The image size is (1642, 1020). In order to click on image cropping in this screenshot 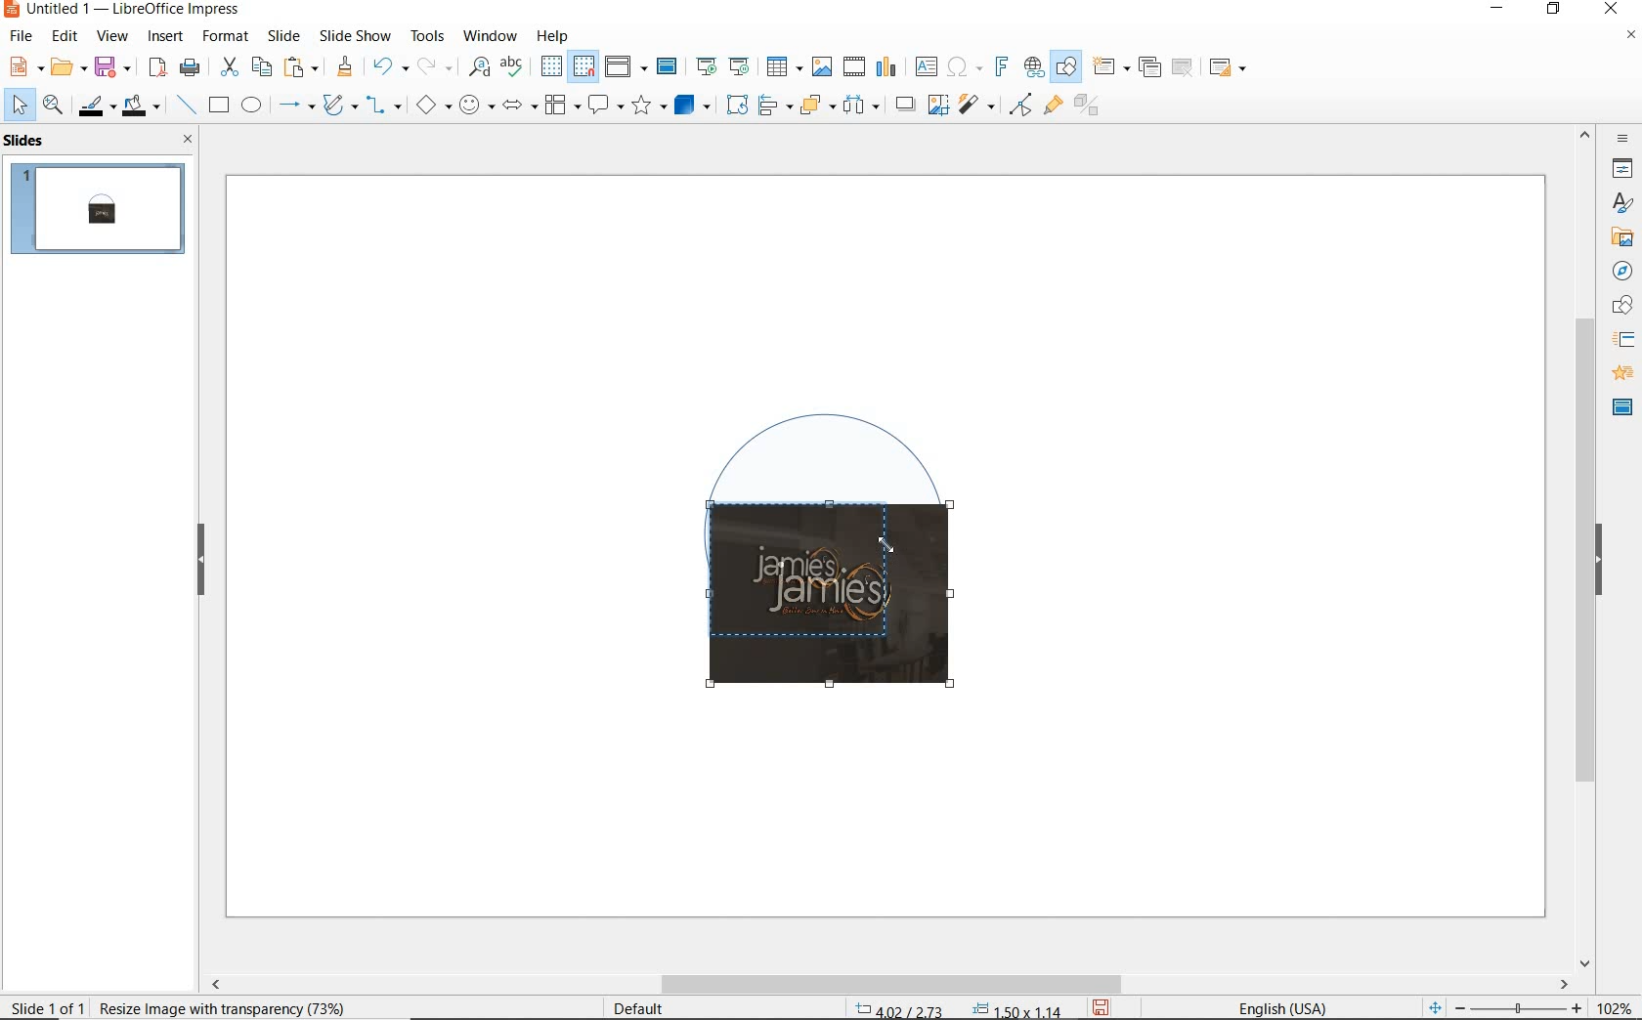, I will do `click(820, 599)`.